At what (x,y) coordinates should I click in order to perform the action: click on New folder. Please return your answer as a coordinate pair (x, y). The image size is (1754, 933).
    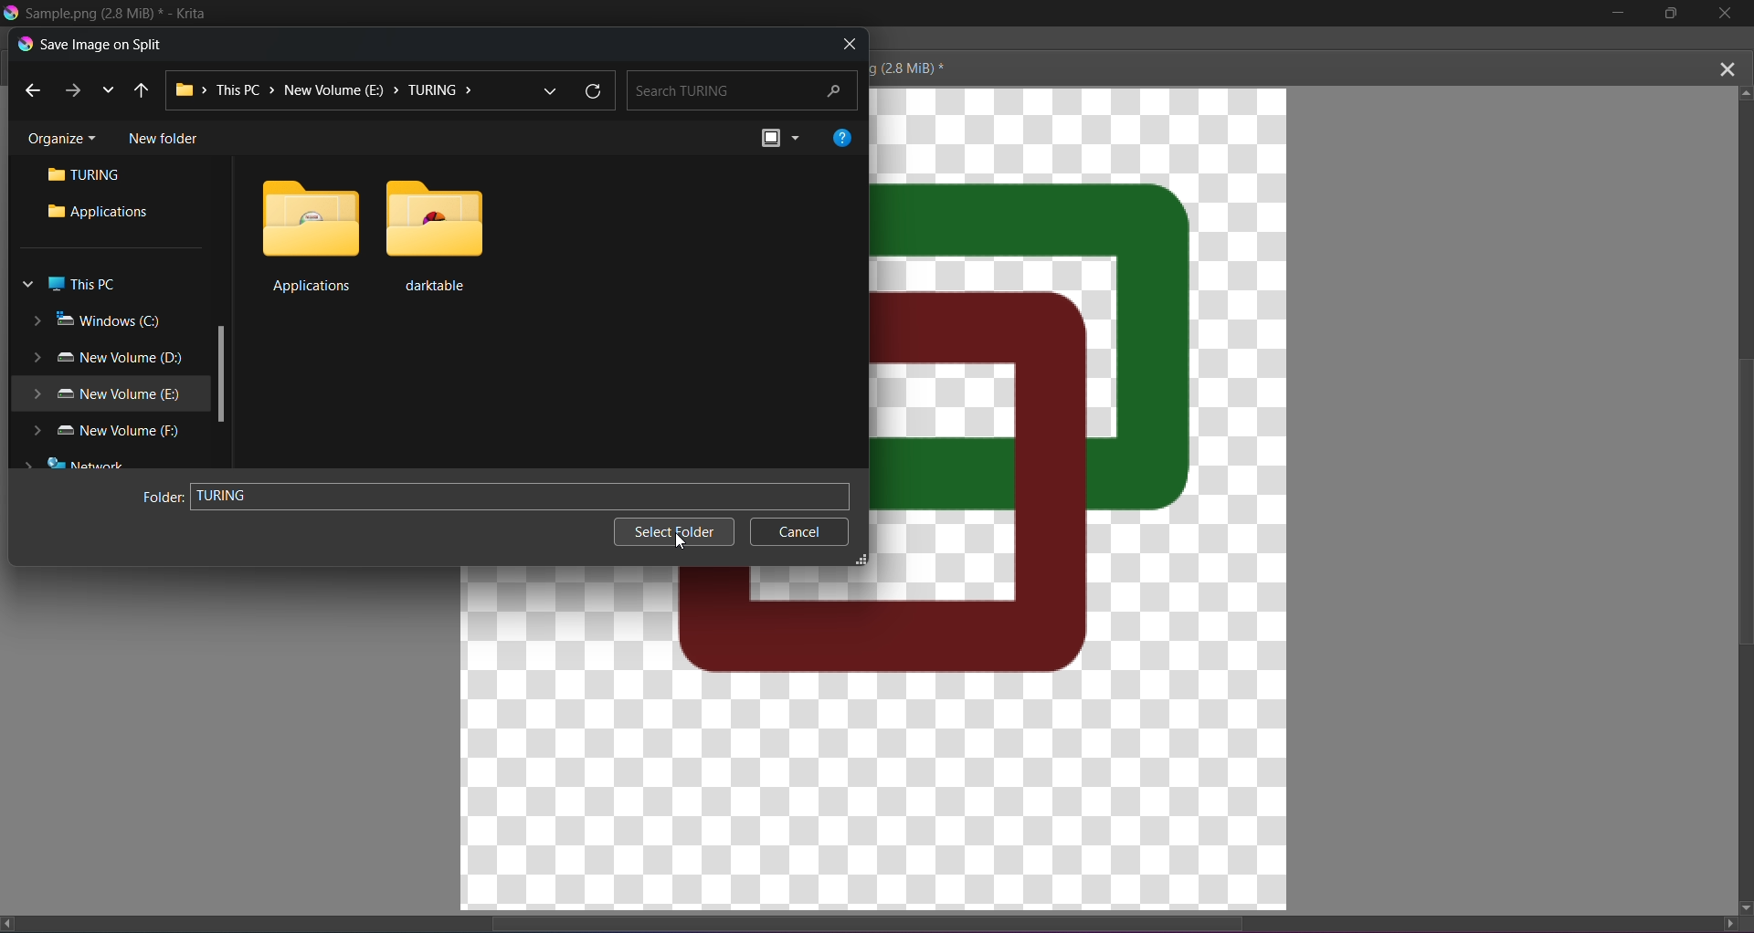
    Looking at the image, I should click on (164, 137).